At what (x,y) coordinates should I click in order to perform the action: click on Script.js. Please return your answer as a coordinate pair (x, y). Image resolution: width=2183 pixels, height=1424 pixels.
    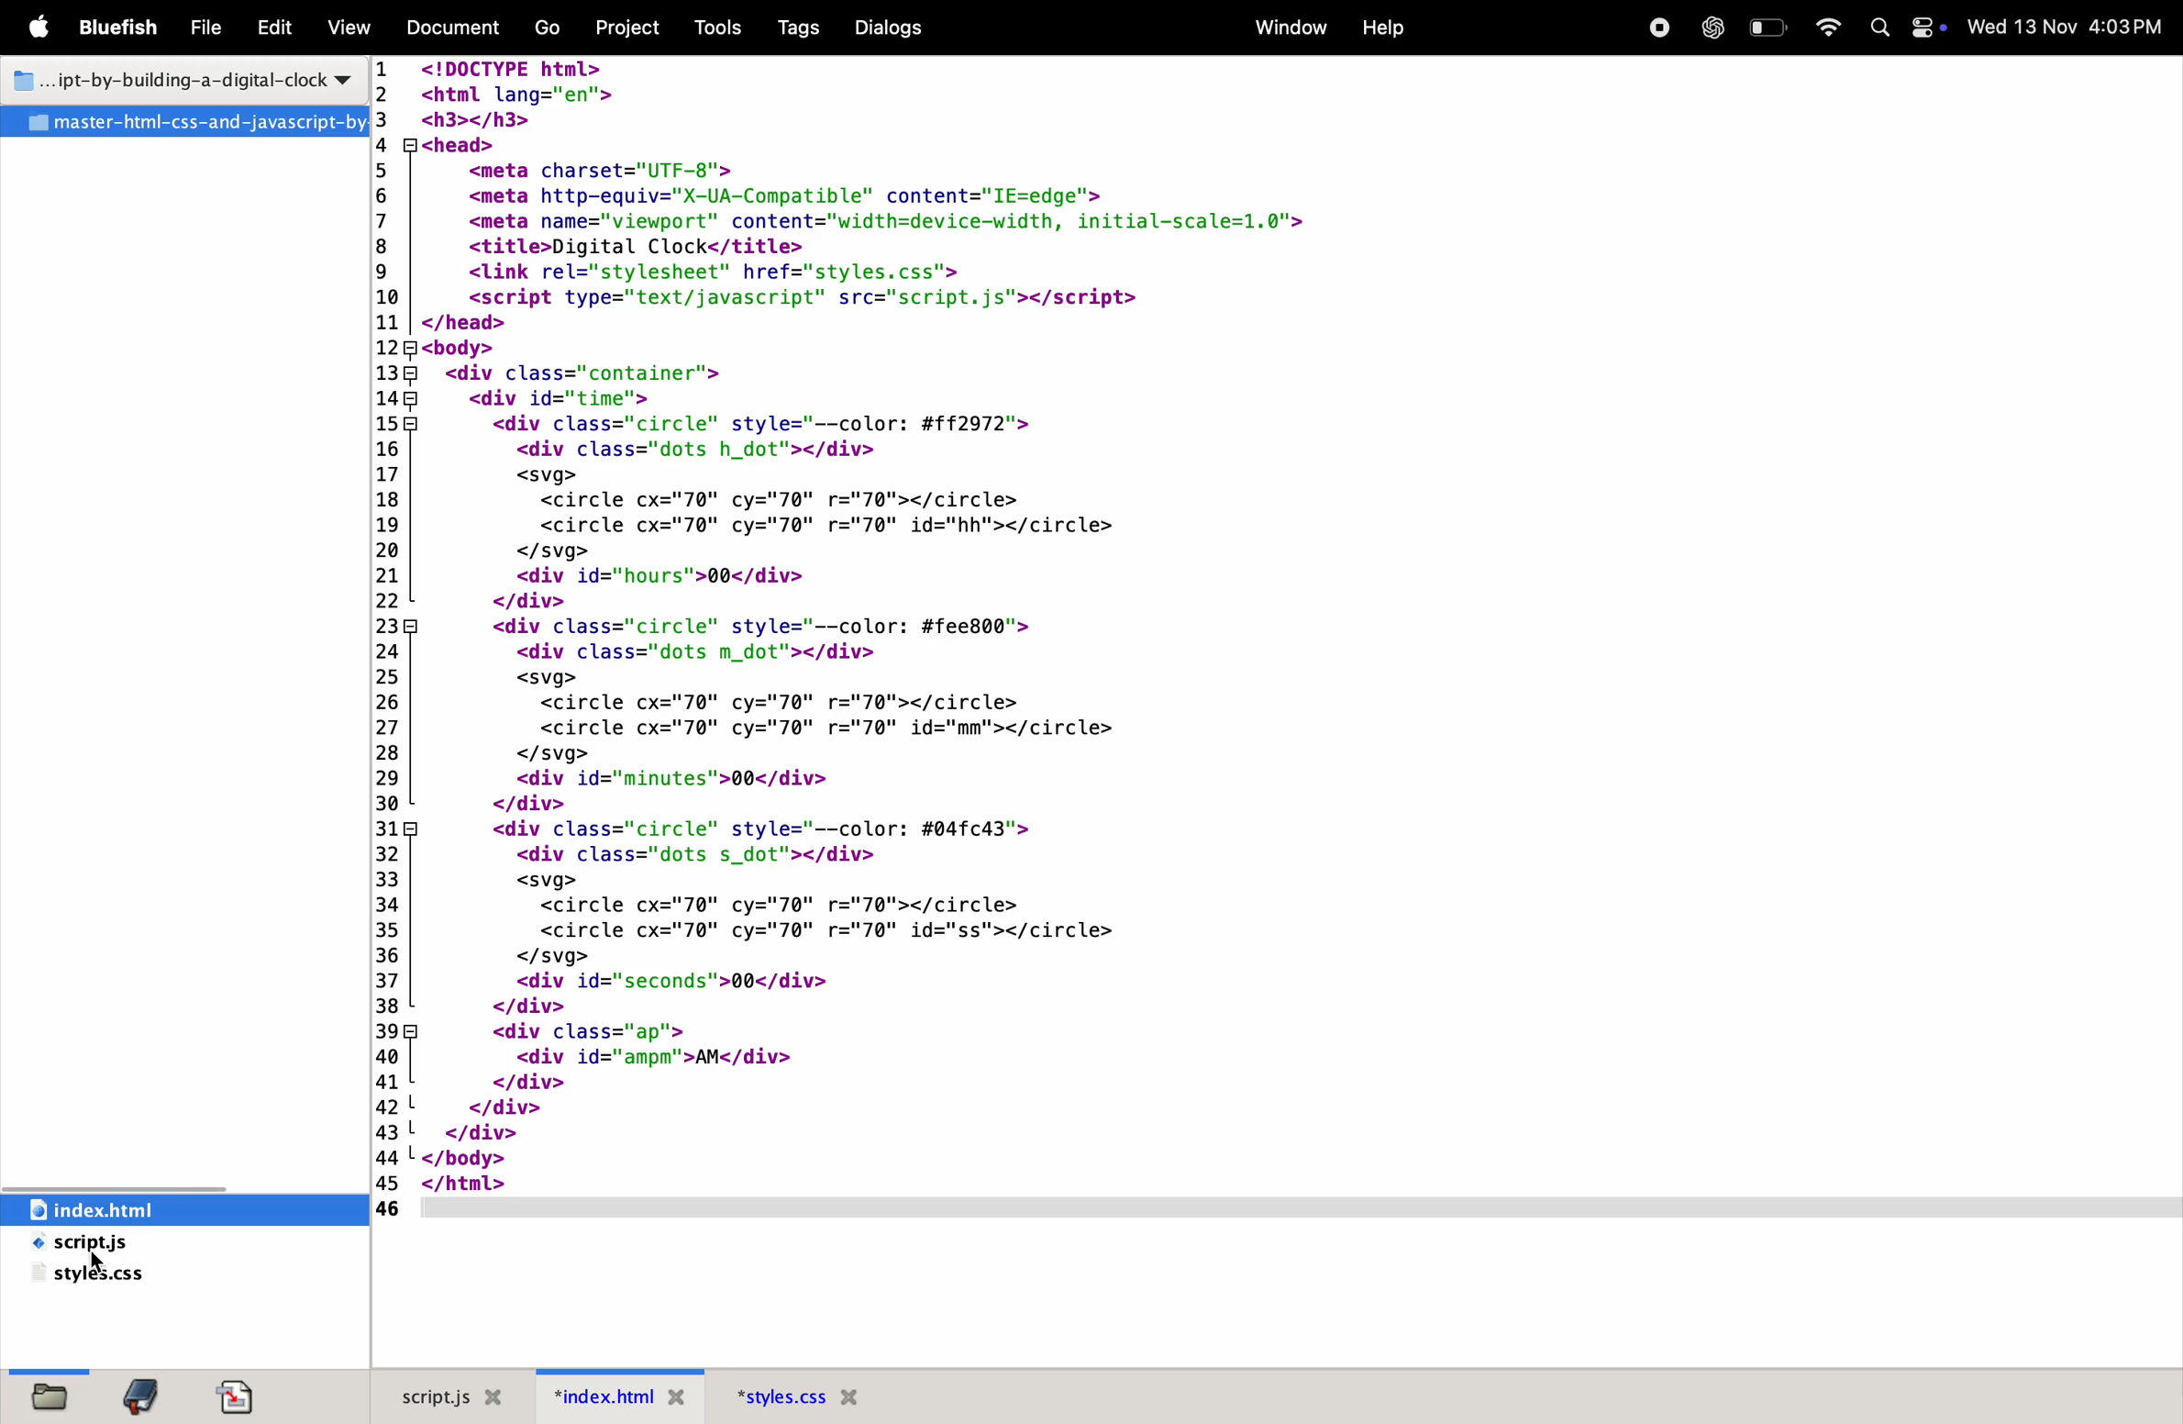
    Looking at the image, I should click on (453, 1397).